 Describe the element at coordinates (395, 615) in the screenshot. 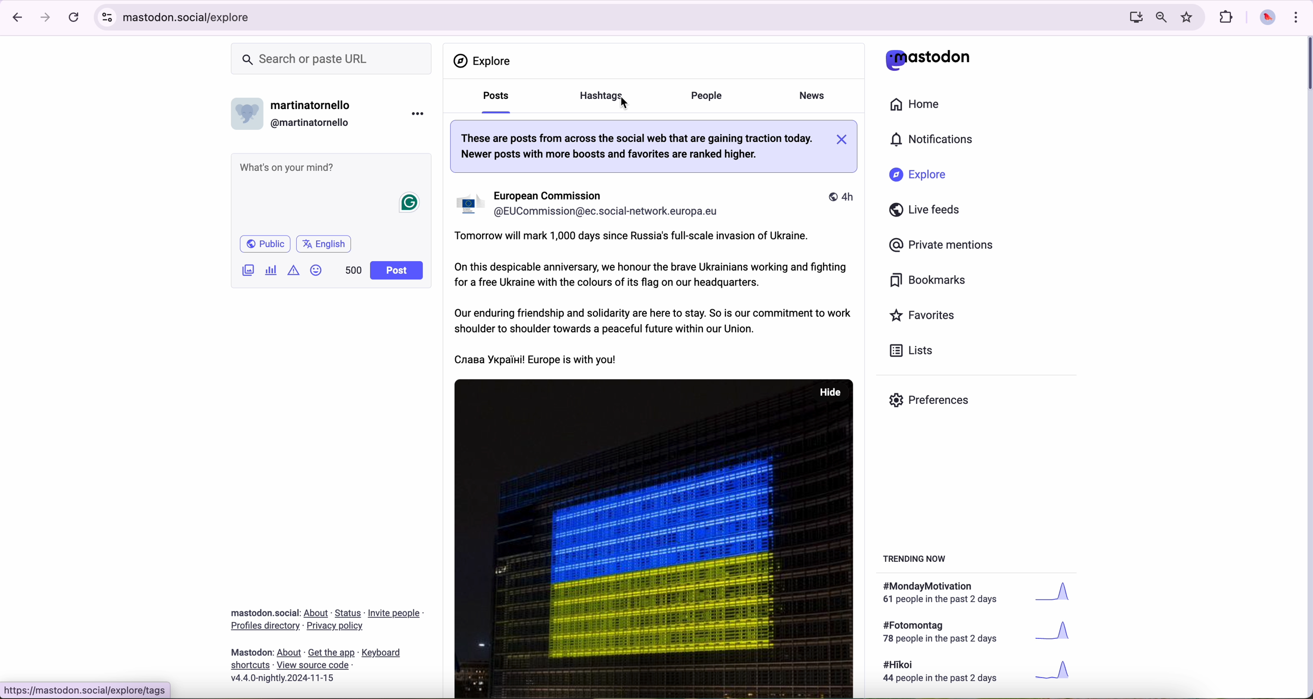

I see `link` at that location.